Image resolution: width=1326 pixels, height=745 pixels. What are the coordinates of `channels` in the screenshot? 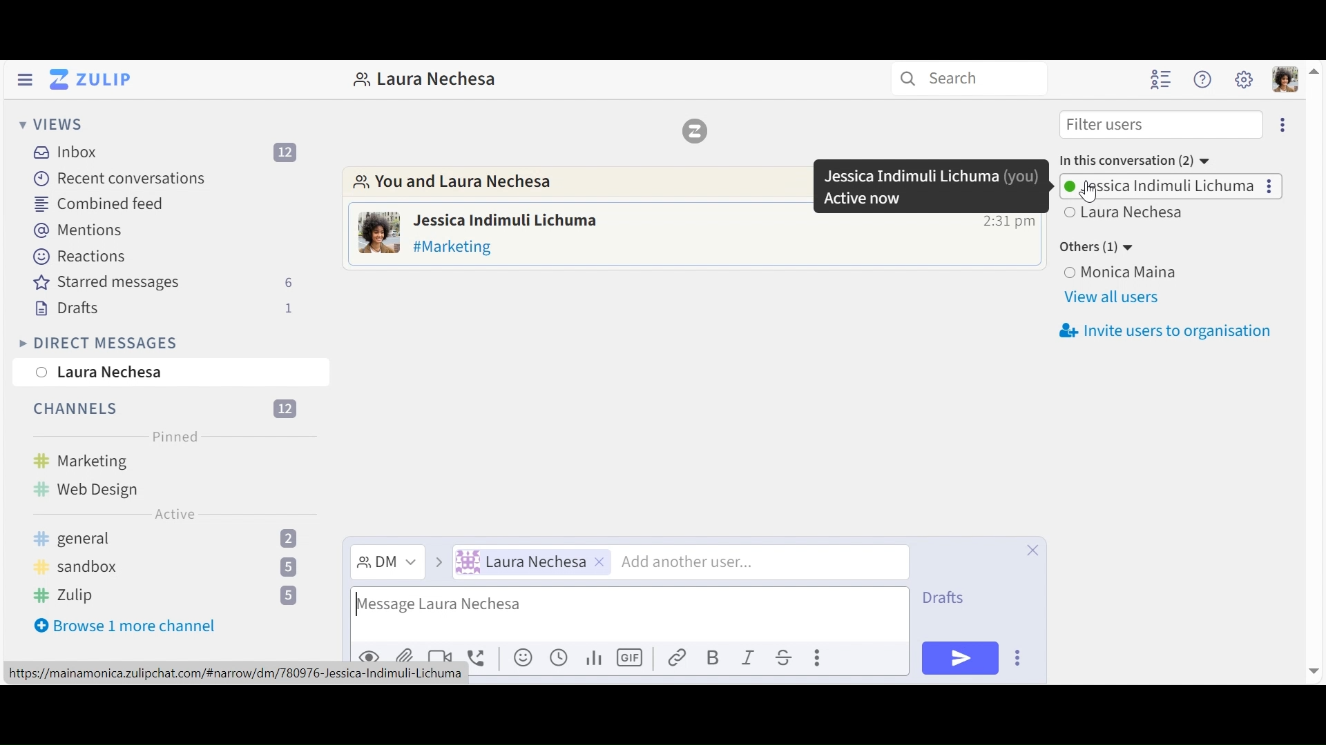 It's located at (160, 408).